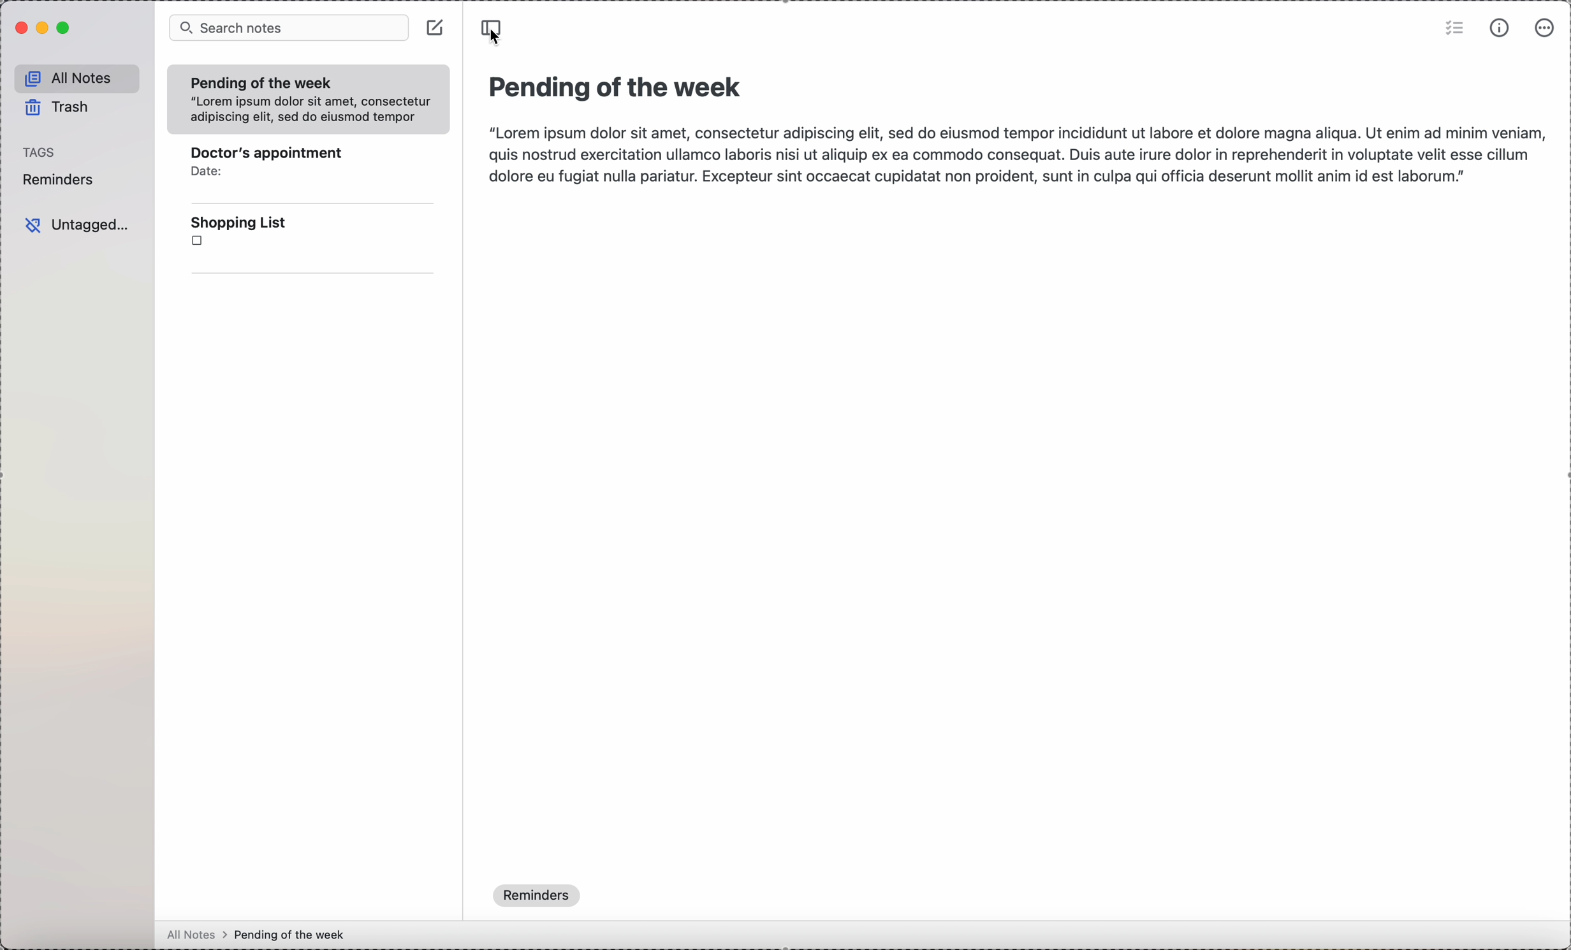 This screenshot has width=1571, height=950. What do you see at coordinates (281, 171) in the screenshot?
I see `doctor's appointment note` at bounding box center [281, 171].